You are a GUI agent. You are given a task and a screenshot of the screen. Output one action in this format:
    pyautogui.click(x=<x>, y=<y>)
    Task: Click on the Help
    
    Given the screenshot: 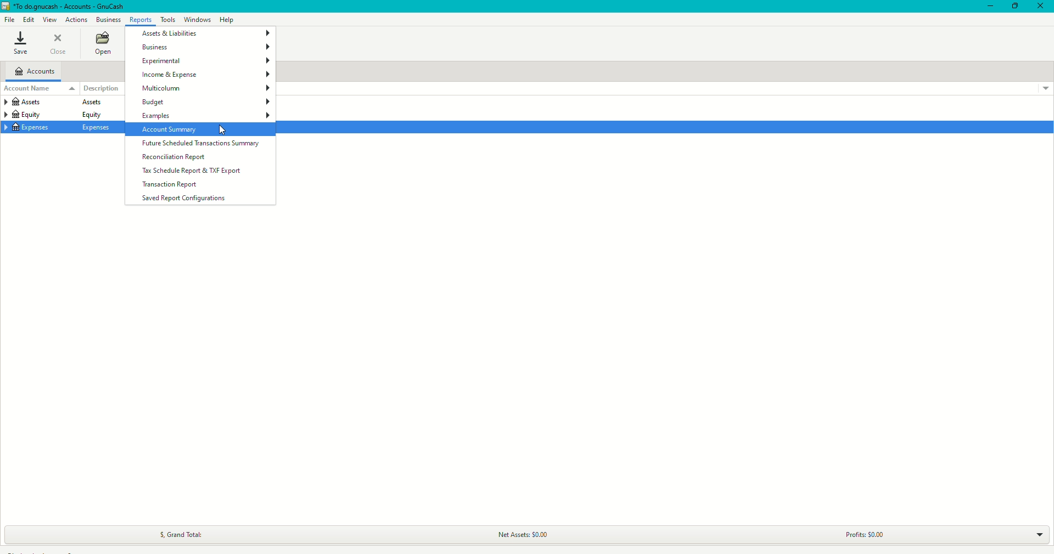 What is the action you would take?
    pyautogui.click(x=229, y=19)
    